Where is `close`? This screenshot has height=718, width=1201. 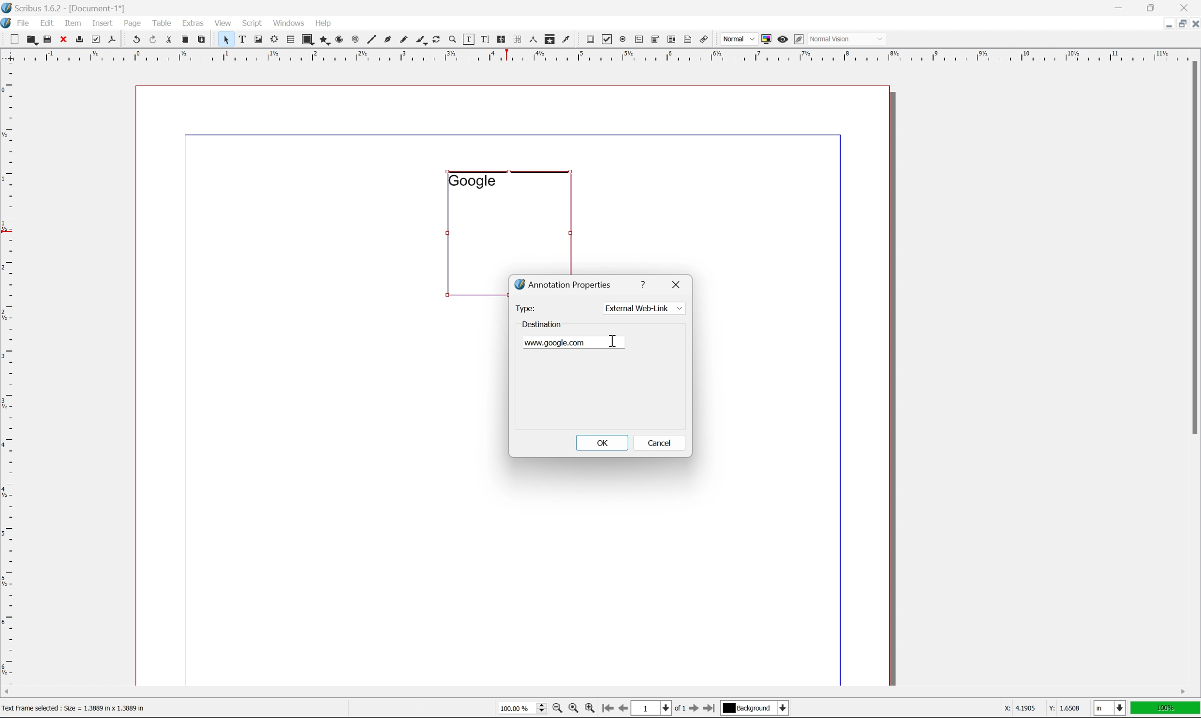 close is located at coordinates (64, 39).